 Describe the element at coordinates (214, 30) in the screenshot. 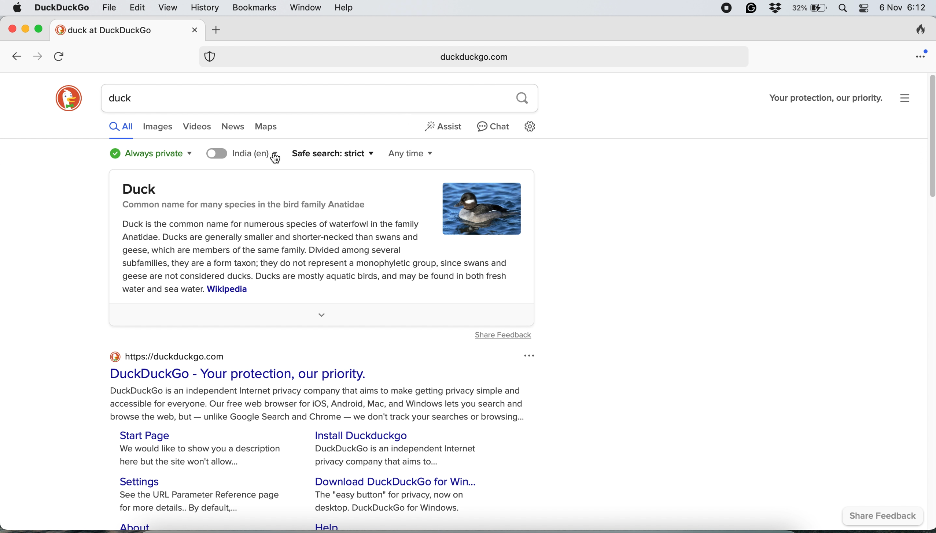

I see `add new tab` at that location.